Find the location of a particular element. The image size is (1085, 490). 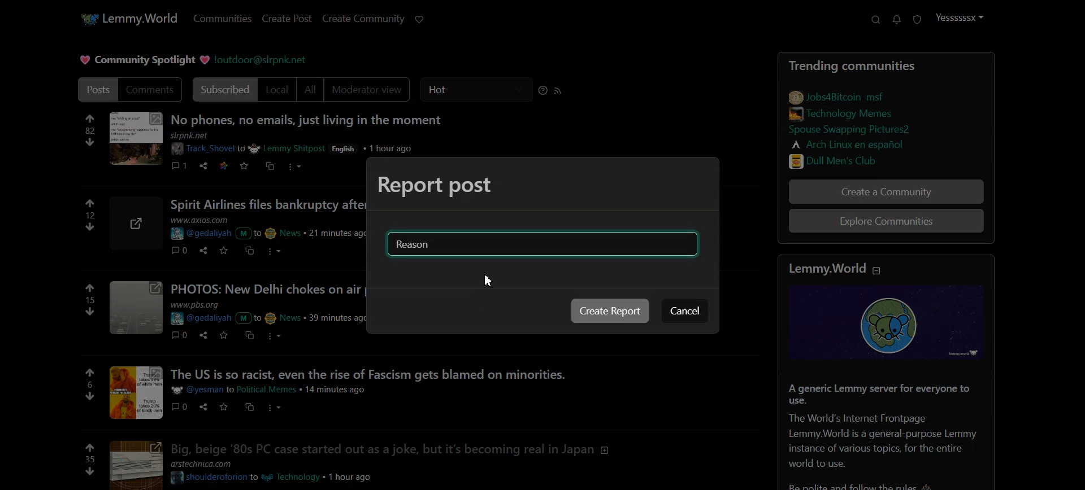

Local is located at coordinates (277, 90).